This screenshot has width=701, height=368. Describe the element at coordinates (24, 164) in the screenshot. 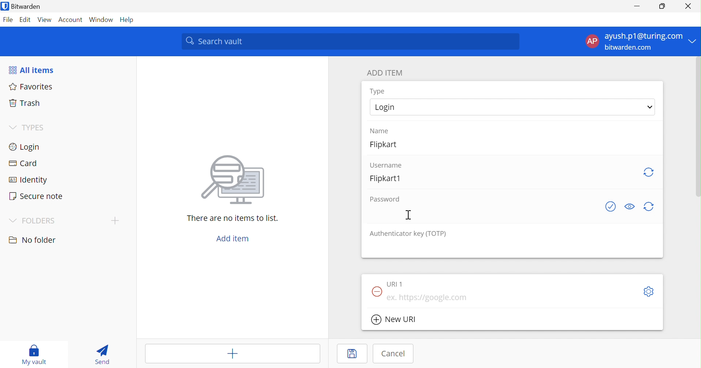

I see `Card` at that location.